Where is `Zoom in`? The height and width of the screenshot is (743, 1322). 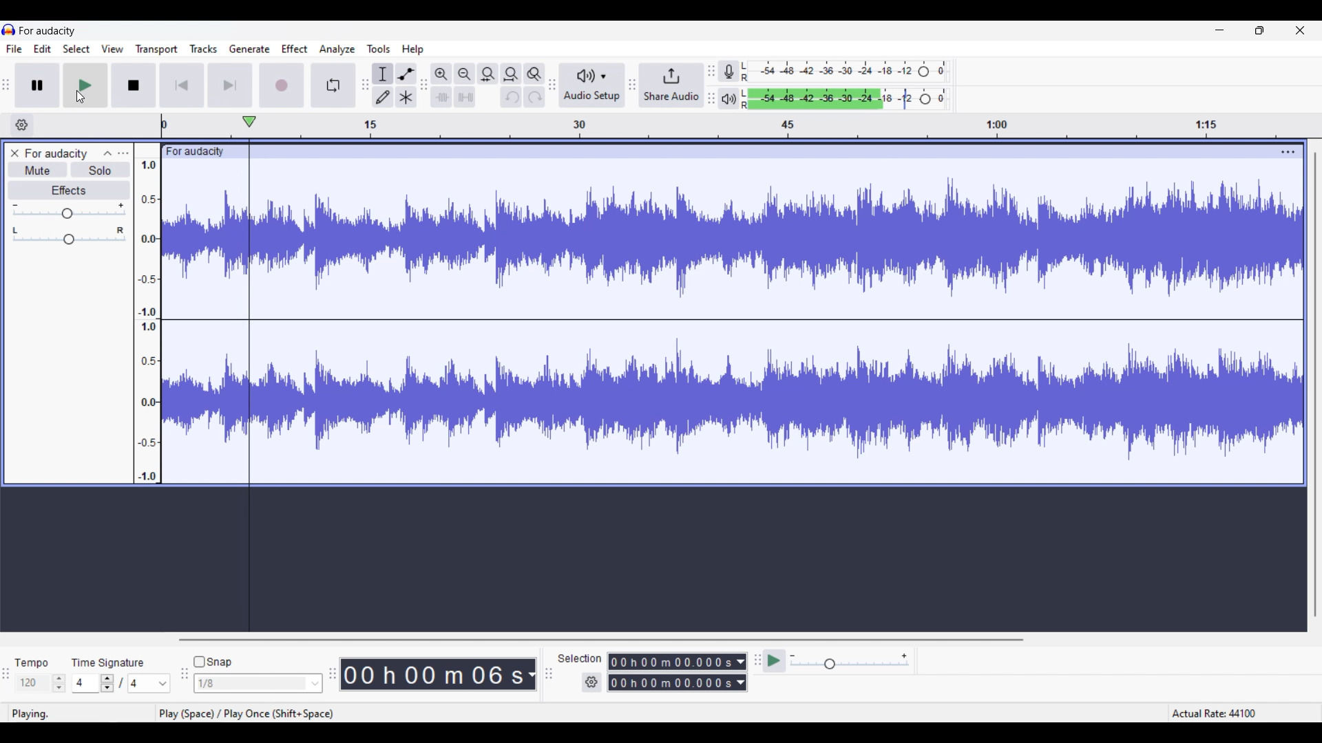 Zoom in is located at coordinates (441, 74).